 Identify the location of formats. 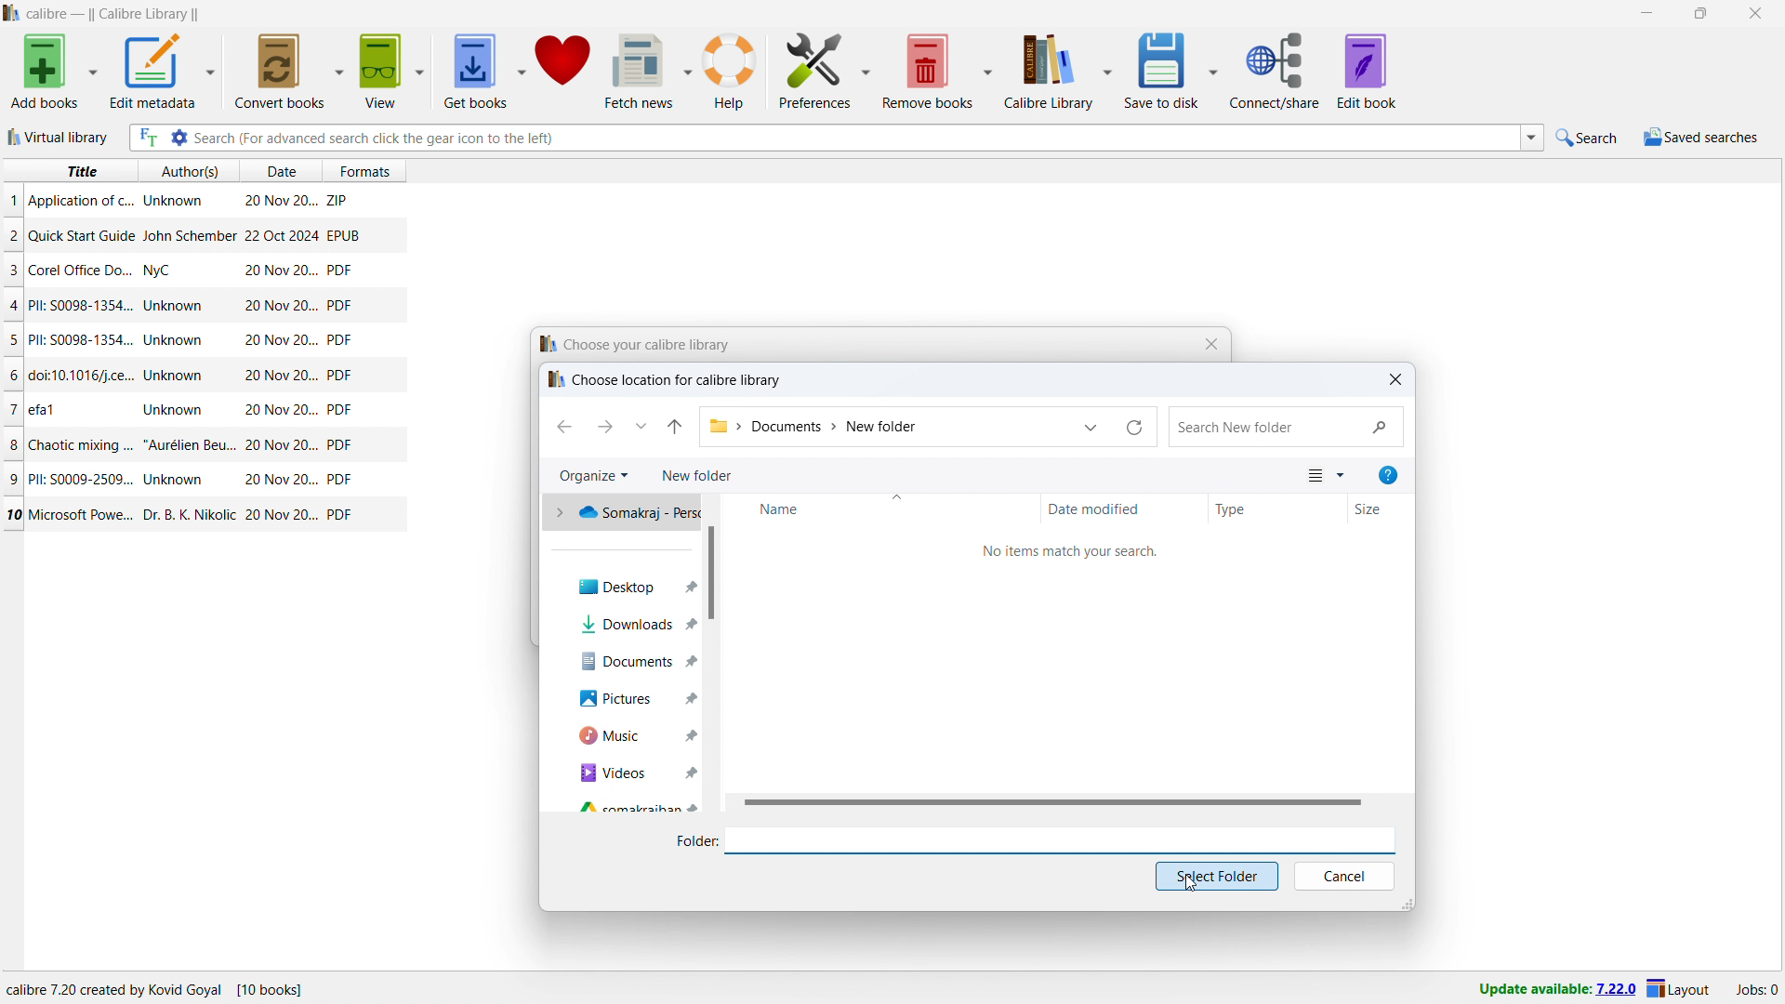
(373, 168).